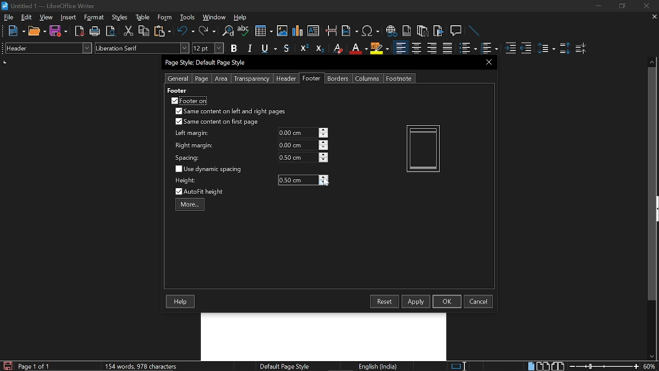  Describe the element at coordinates (181, 302) in the screenshot. I see `Help` at that location.